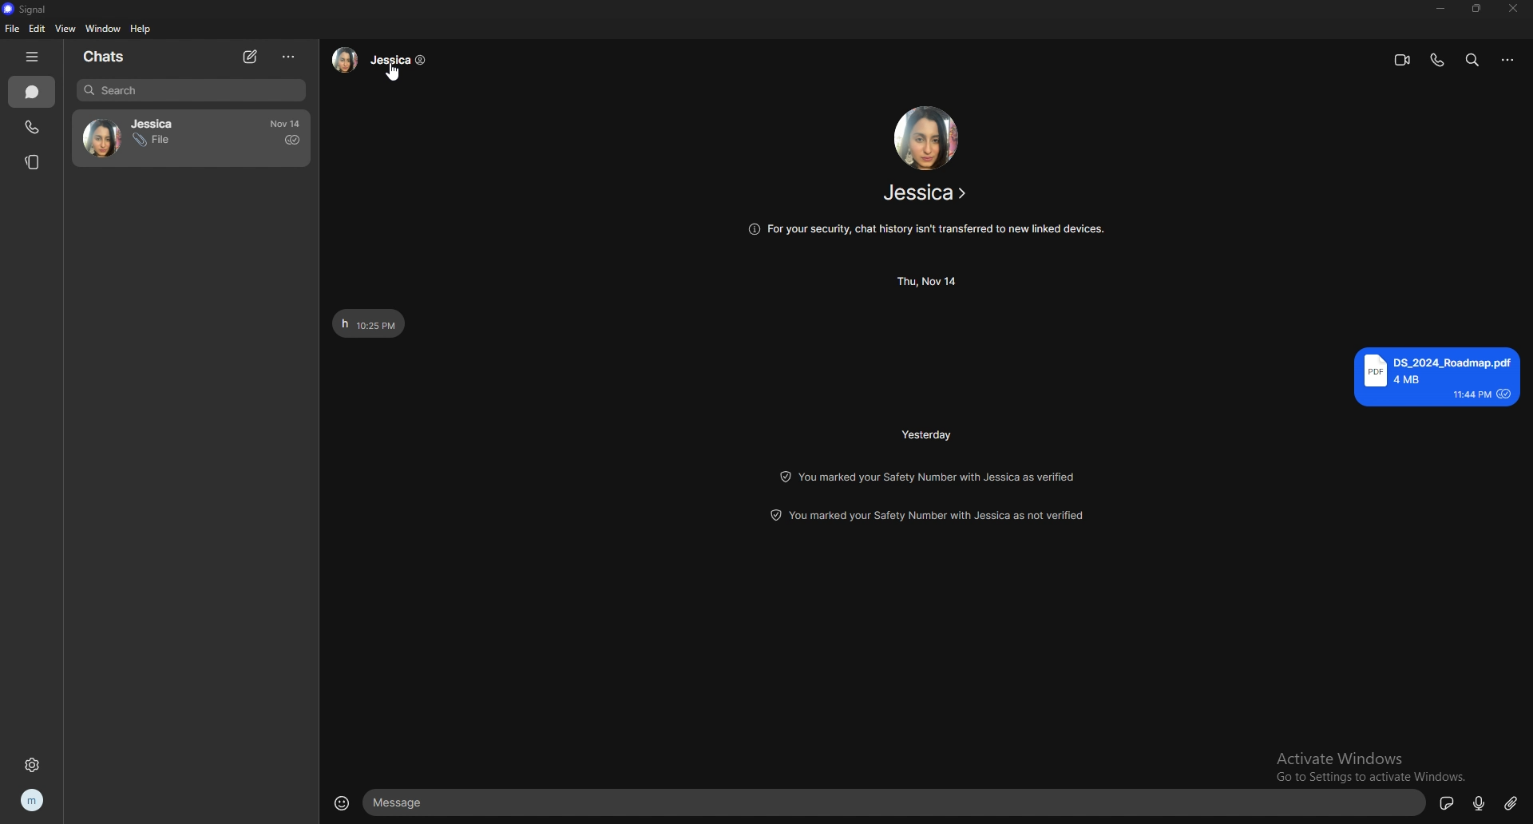 Image resolution: width=1533 pixels, height=824 pixels. Describe the element at coordinates (1445, 802) in the screenshot. I see `sticker` at that location.